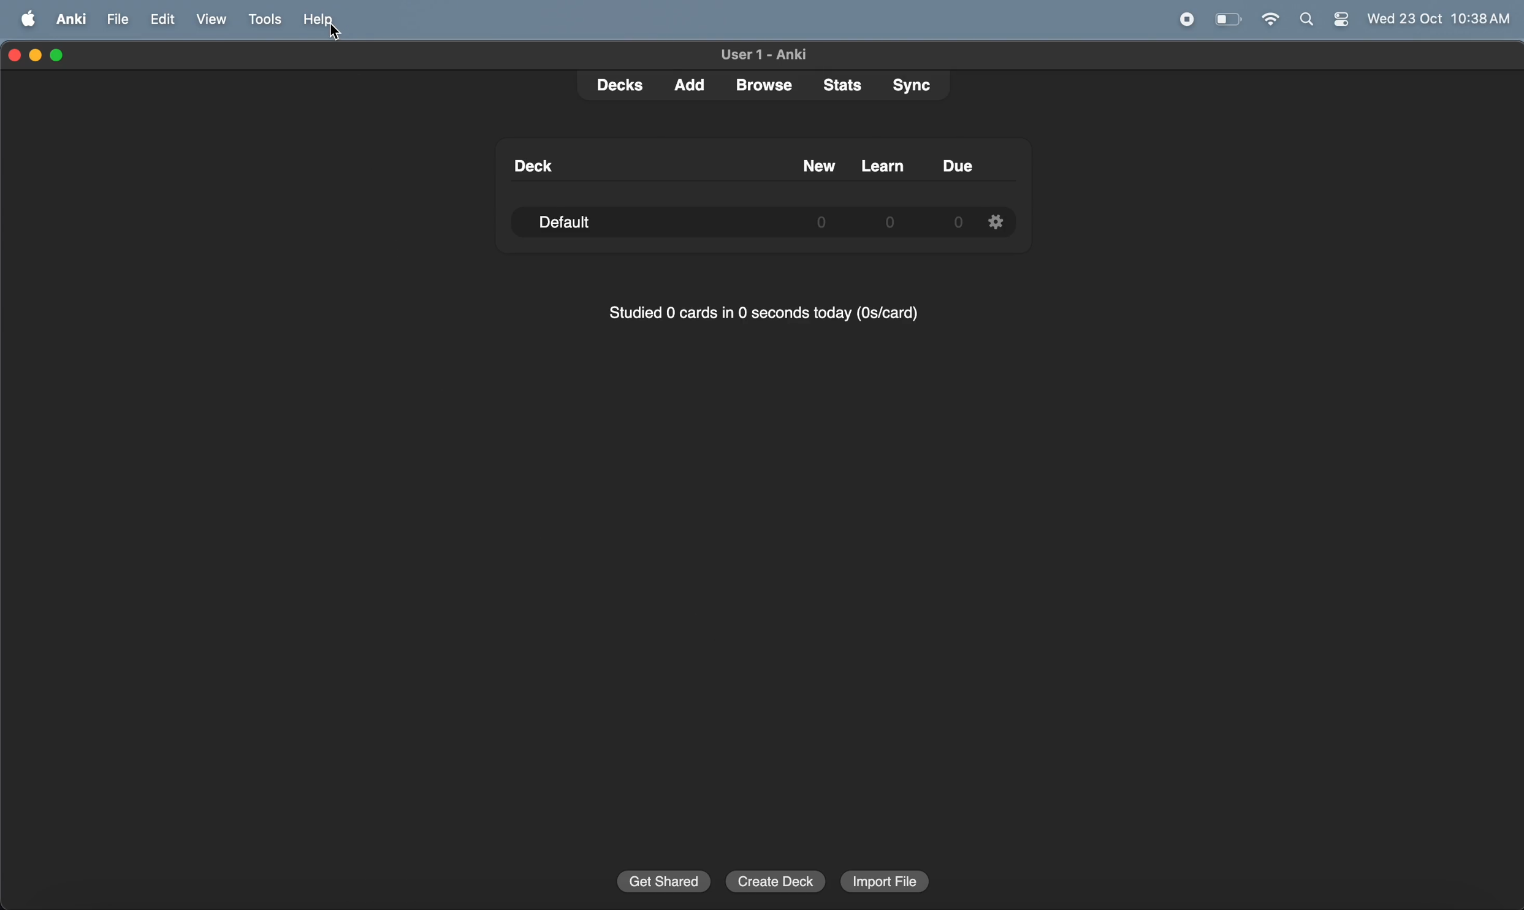  Describe the element at coordinates (1438, 20) in the screenshot. I see `Wed 23 Oct 10:38 AM` at that location.